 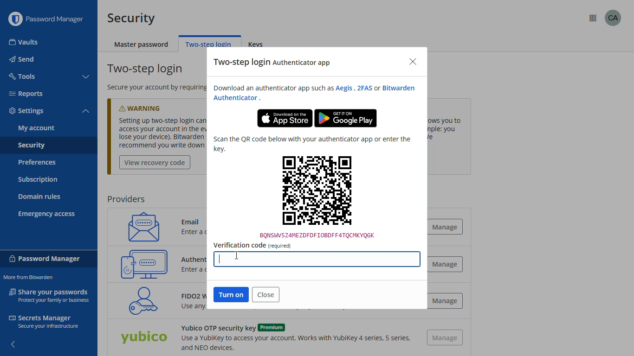 I want to click on Setting up two-step login can permanently lock you out of your Bitwarden account. A recovery code allows you to access your account in the event that you can no longer se your normal two-step login provider (example: youlose your device). Bitwarden support will not be able to assist you if you lose access to your account. Werecommend you write down or print the recovery code and keep it in a safe place., so click(x=156, y=133).